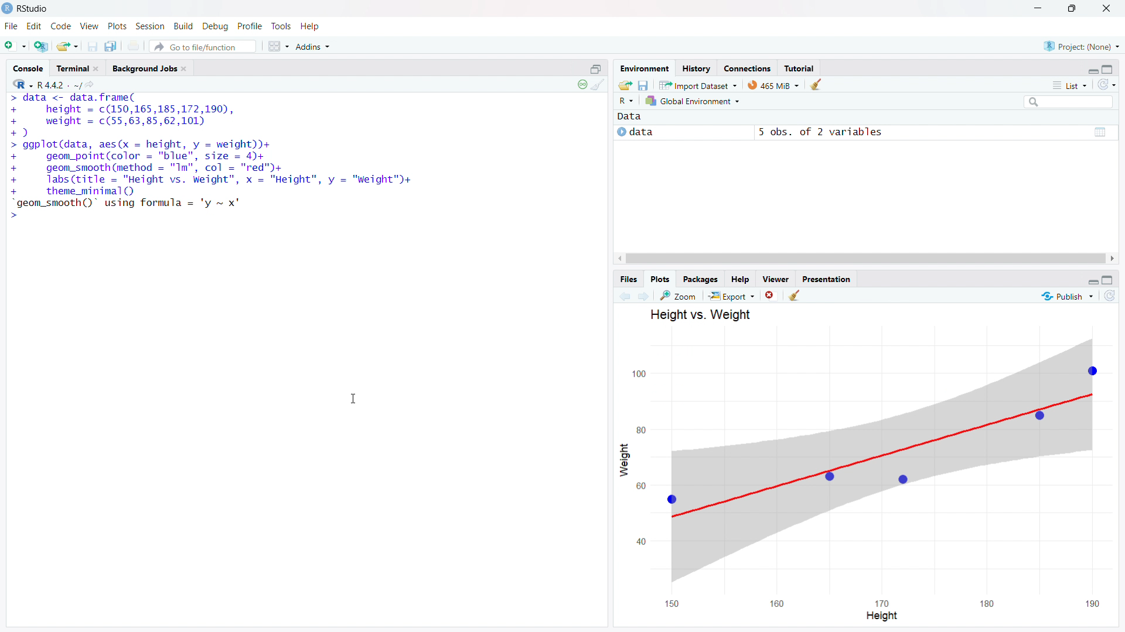  Describe the element at coordinates (1036, 9) in the screenshot. I see `minimize` at that location.